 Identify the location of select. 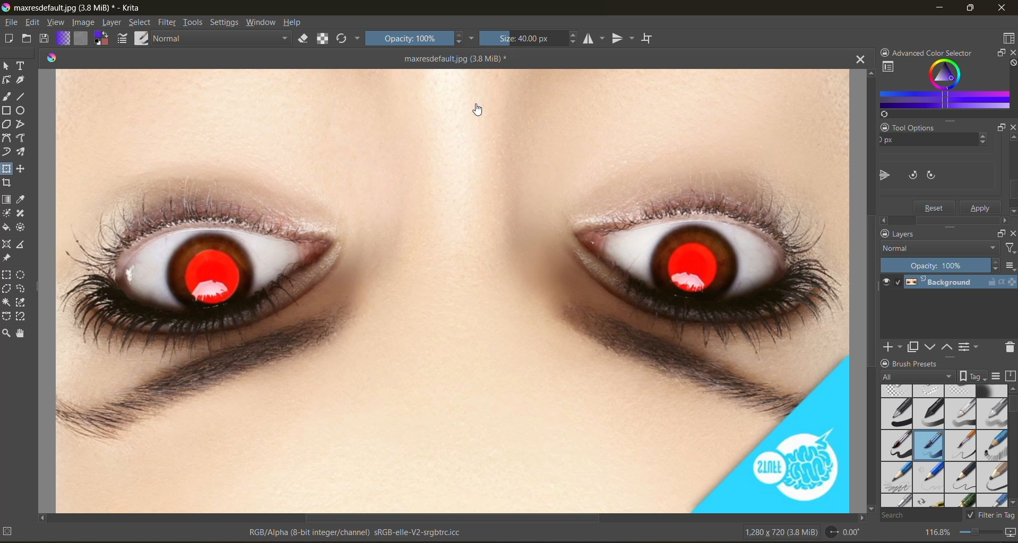
(141, 22).